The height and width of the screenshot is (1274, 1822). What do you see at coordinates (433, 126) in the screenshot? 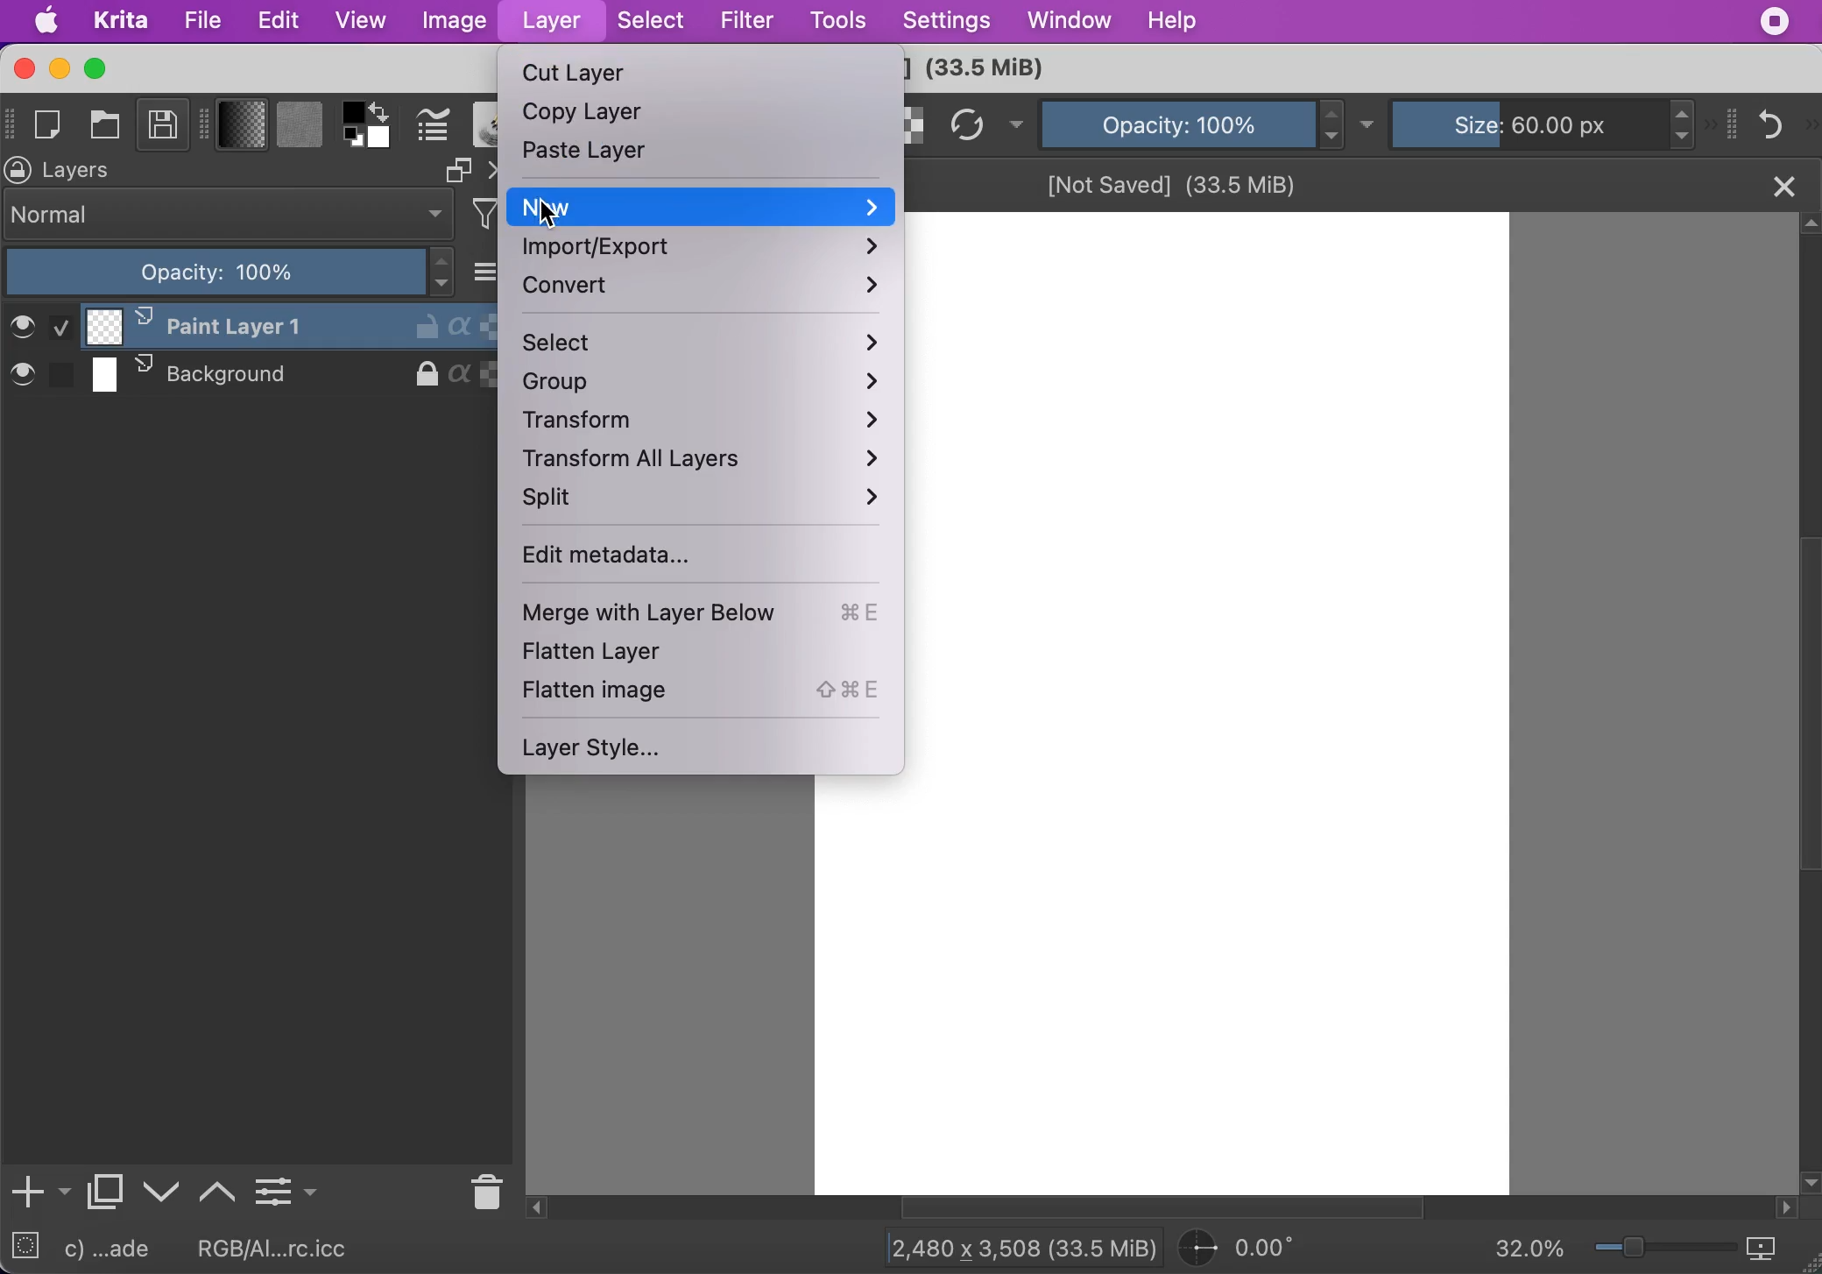
I see `edit brush settings` at bounding box center [433, 126].